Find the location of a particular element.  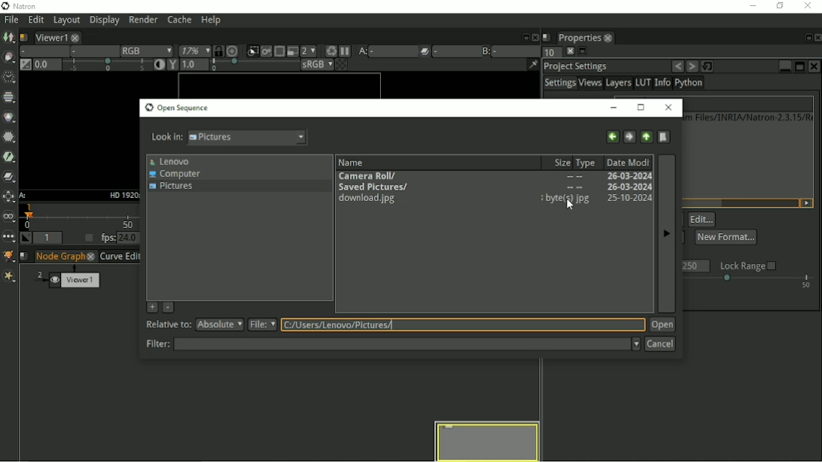

Set playback frame is located at coordinates (87, 239).